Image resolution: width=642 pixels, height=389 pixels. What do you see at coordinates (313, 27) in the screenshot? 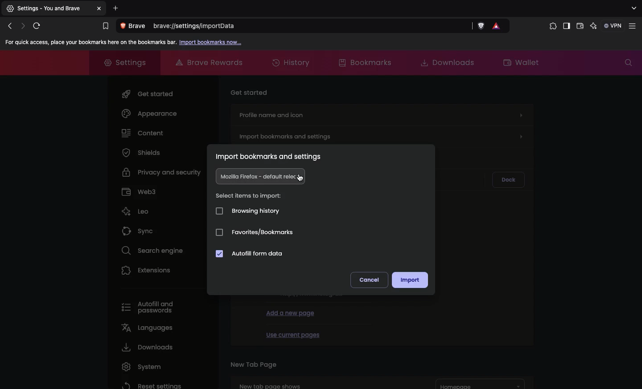
I see `brave://settings/importdata` at bounding box center [313, 27].